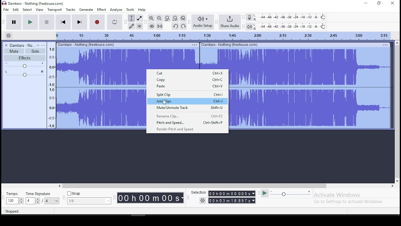 The image size is (401, 226). What do you see at coordinates (229, 23) in the screenshot?
I see `share audio` at bounding box center [229, 23].